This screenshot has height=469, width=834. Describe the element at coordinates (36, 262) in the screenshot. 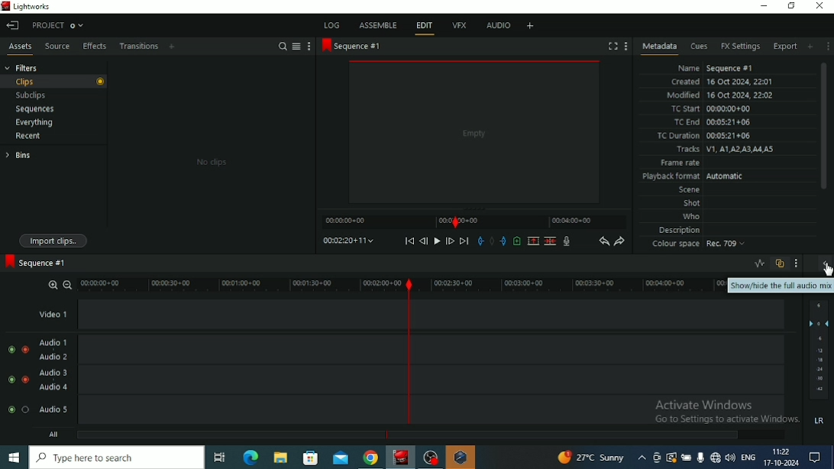

I see `Sequence #1` at that location.